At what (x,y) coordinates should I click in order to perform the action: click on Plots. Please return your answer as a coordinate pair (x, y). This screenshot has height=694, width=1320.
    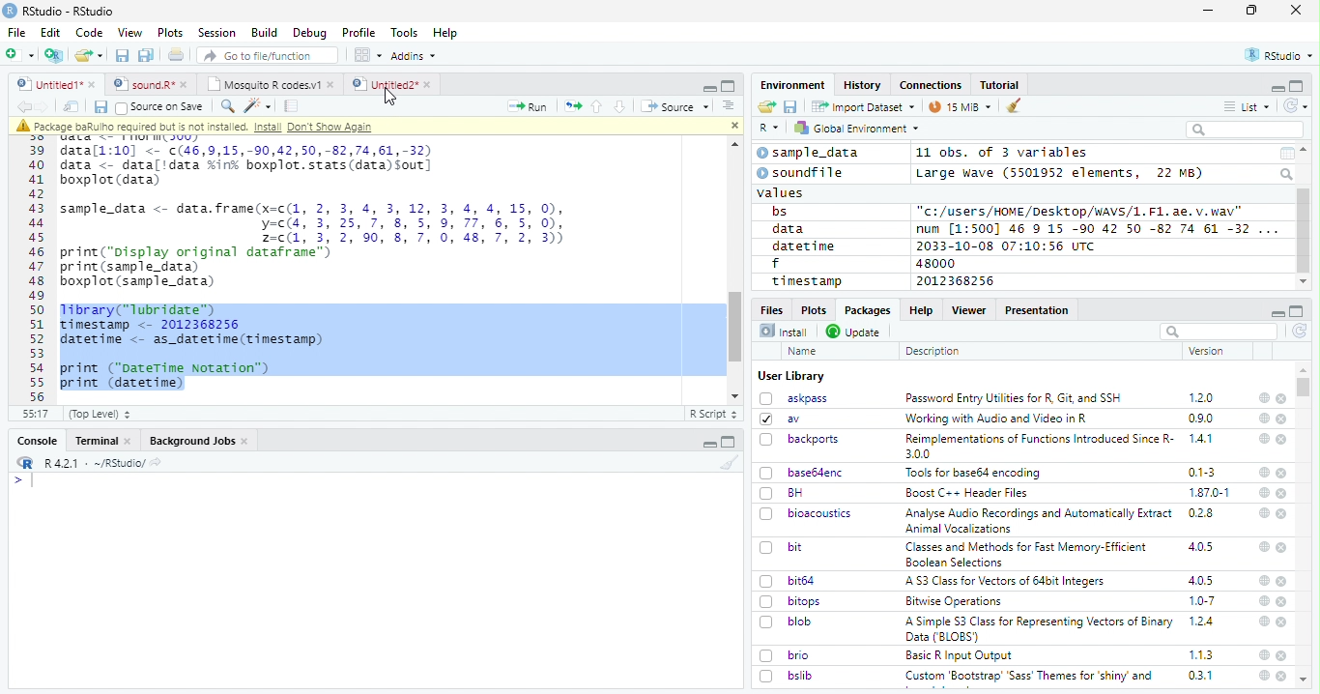
    Looking at the image, I should click on (170, 33).